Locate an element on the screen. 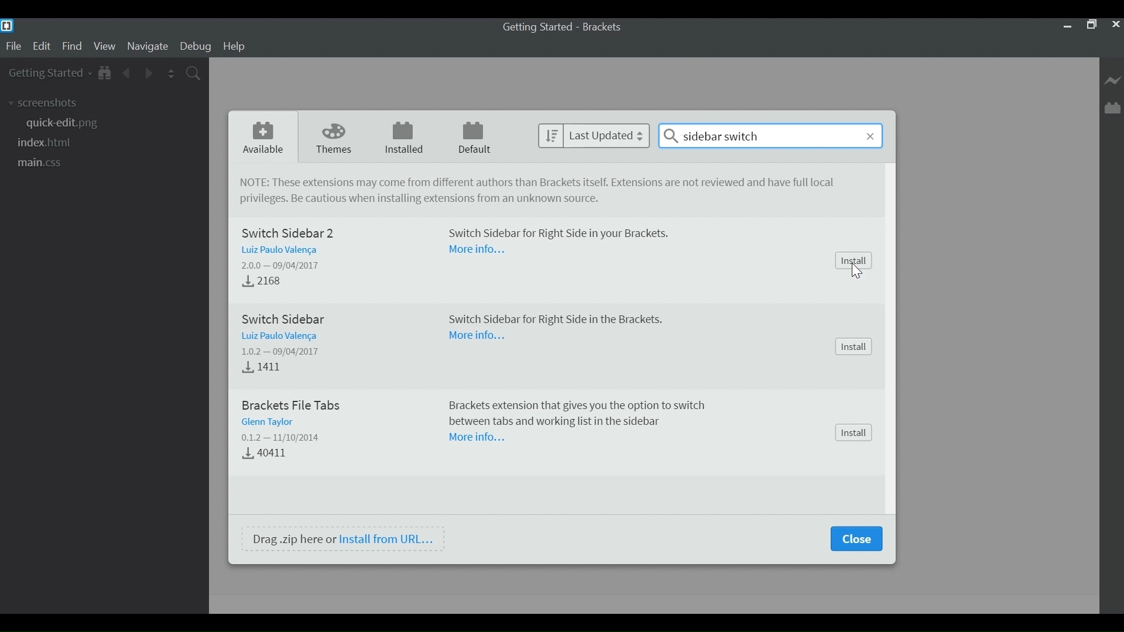  0.1.2 — 11/10/2014  is located at coordinates (280, 438).